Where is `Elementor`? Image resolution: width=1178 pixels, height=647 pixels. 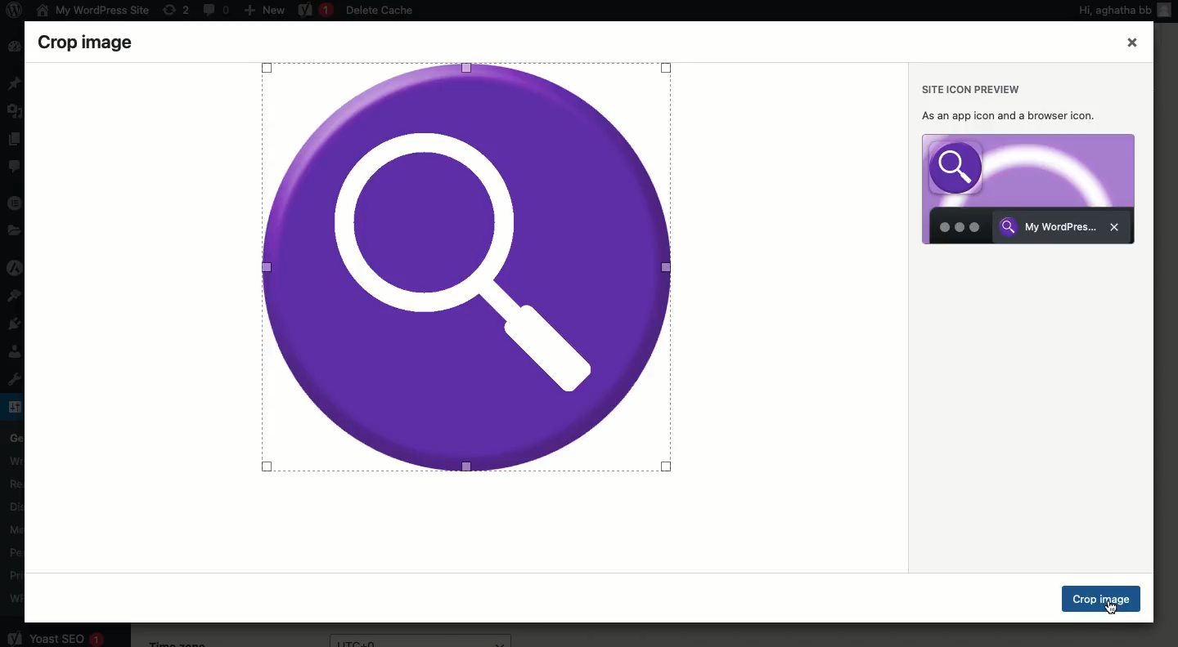
Elementor is located at coordinates (16, 202).